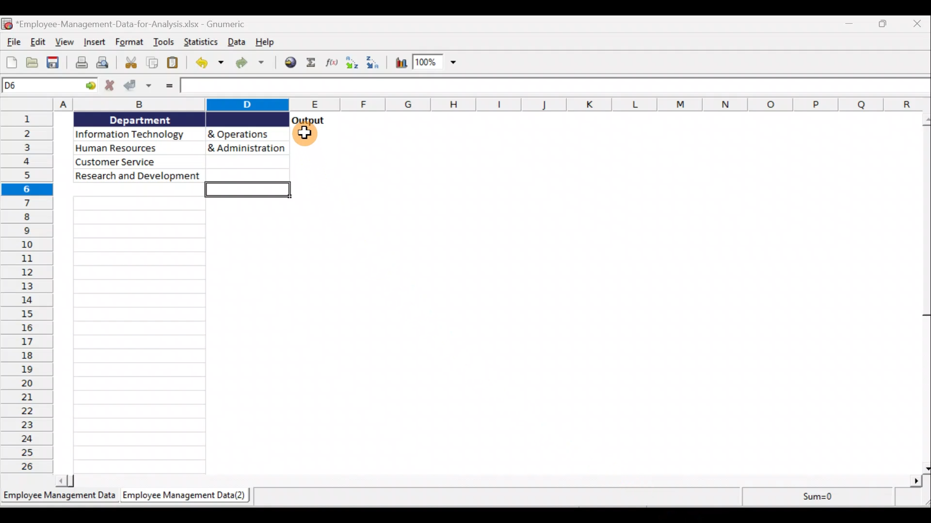 The height and width of the screenshot is (523, 931). I want to click on Print the current file, so click(80, 62).